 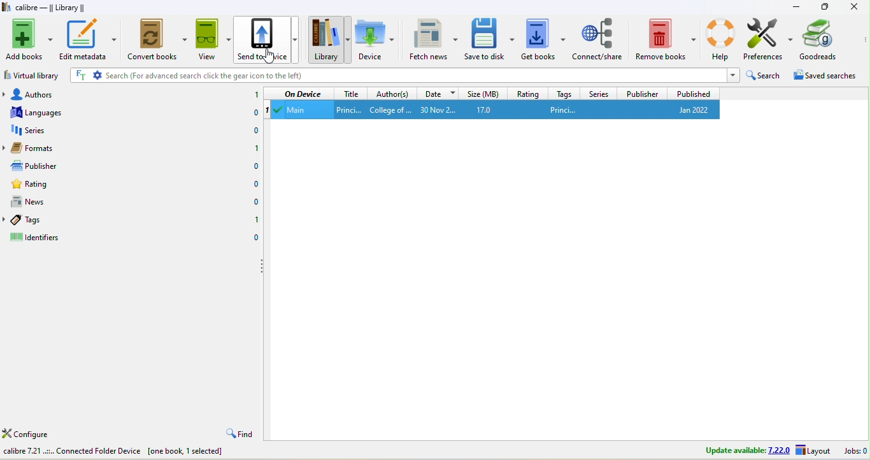 What do you see at coordinates (270, 58) in the screenshot?
I see `cursor` at bounding box center [270, 58].